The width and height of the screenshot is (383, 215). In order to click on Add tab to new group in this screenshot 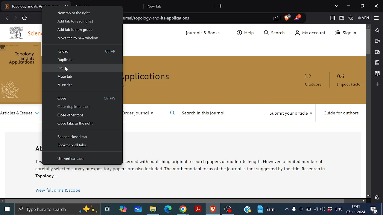, I will do `click(74, 30)`.